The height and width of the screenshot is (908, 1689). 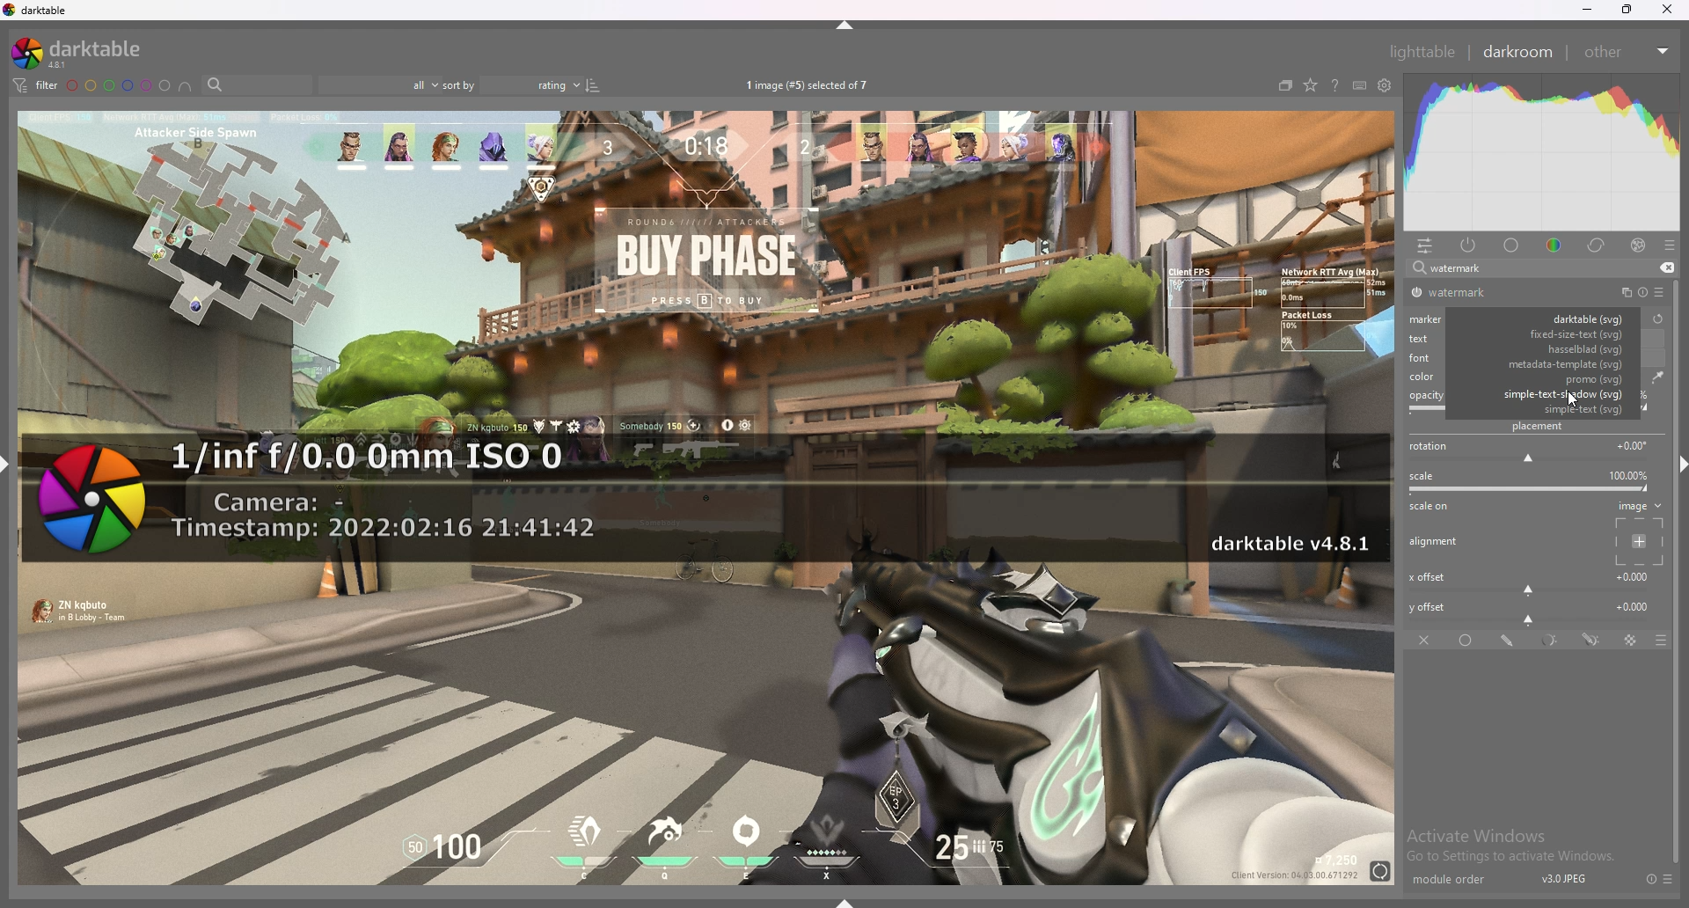 What do you see at coordinates (1557, 244) in the screenshot?
I see `color` at bounding box center [1557, 244].